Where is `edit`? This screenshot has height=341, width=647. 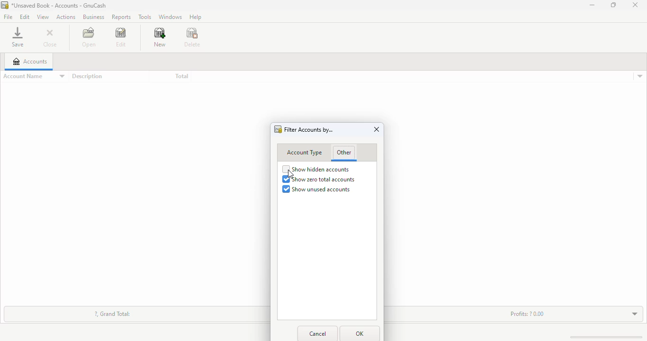 edit is located at coordinates (120, 38).